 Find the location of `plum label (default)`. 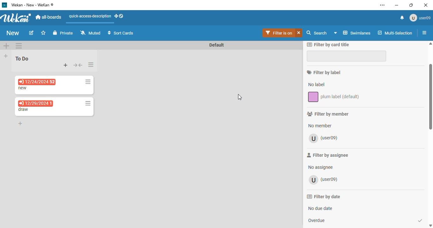

plum label (default) is located at coordinates (334, 97).